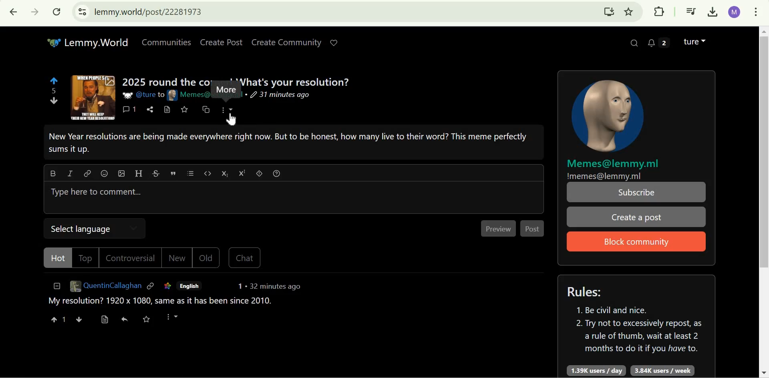 The image size is (769, 378). Describe the element at coordinates (88, 173) in the screenshot. I see `link` at that location.